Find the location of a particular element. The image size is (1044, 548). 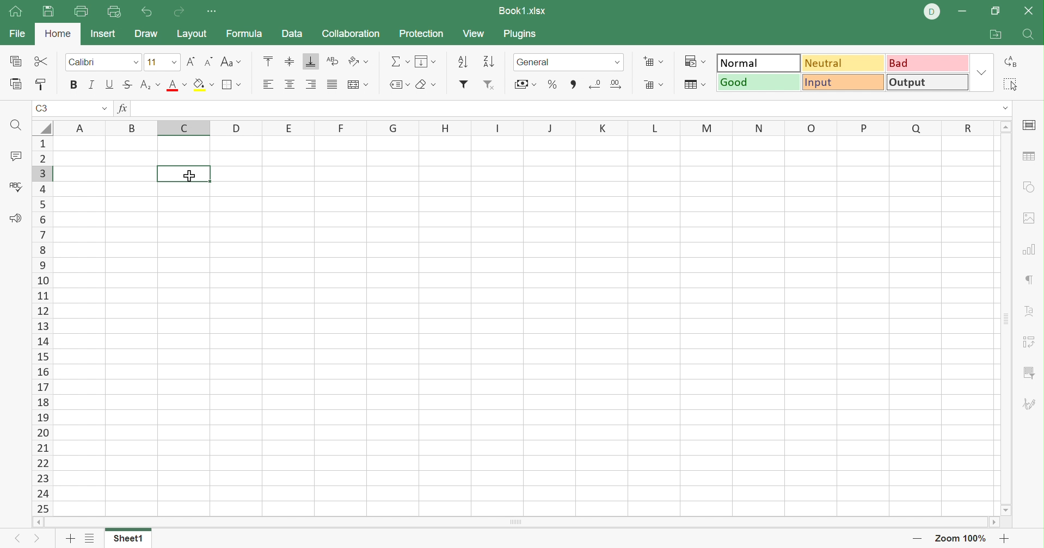

Cursor is located at coordinates (192, 177).